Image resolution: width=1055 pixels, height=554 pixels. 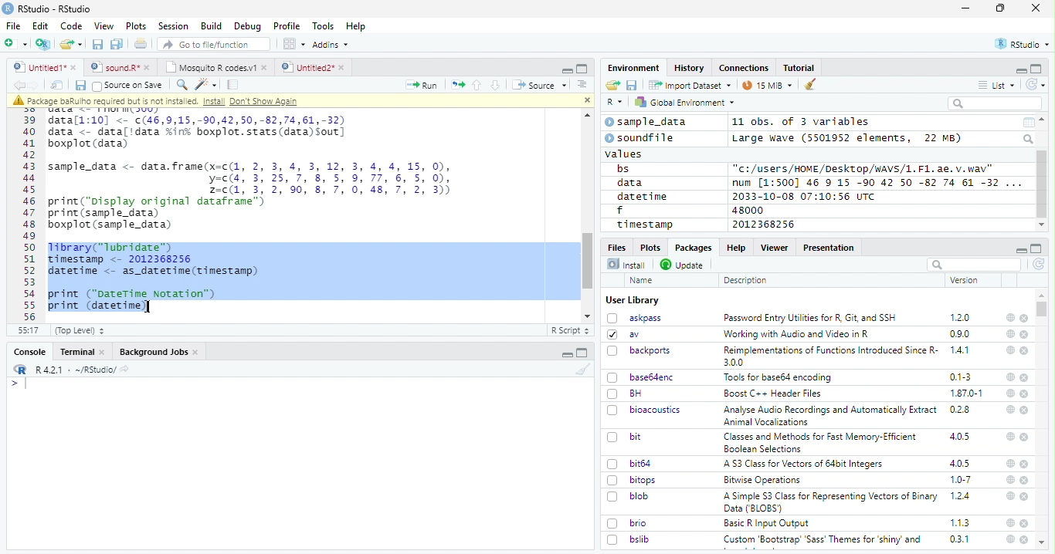 I want to click on minimize, so click(x=1020, y=69).